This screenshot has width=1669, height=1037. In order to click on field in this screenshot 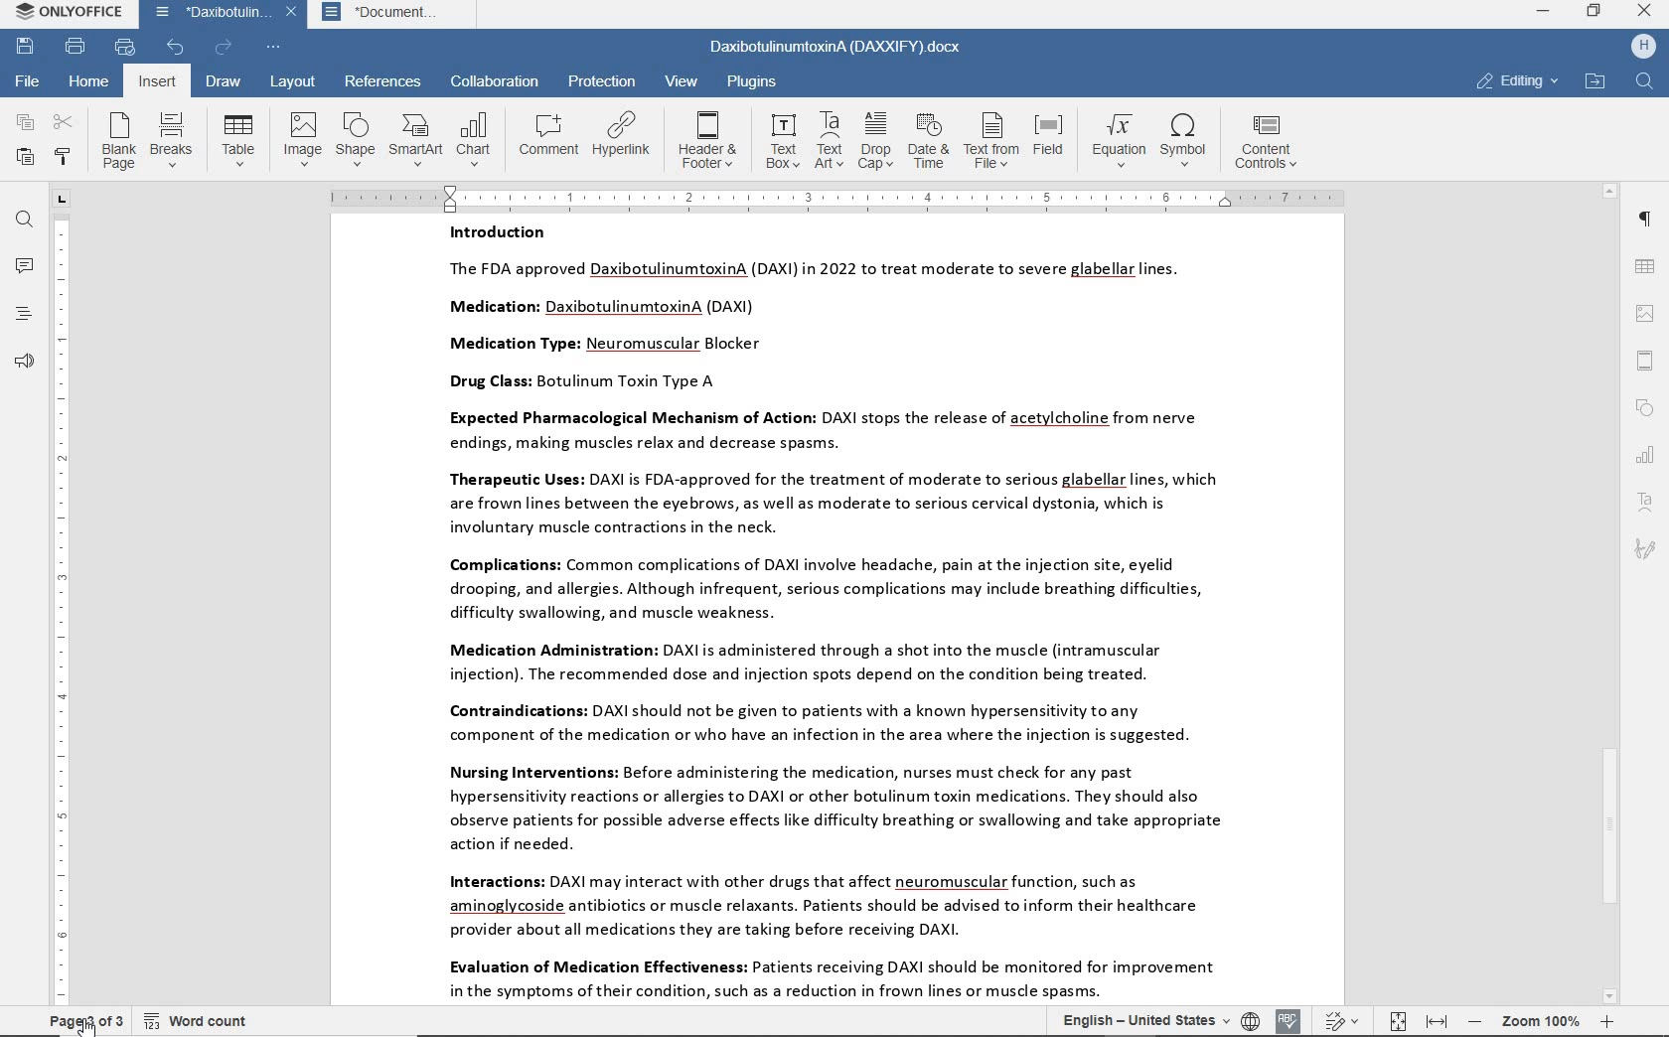, I will do `click(1050, 142)`.